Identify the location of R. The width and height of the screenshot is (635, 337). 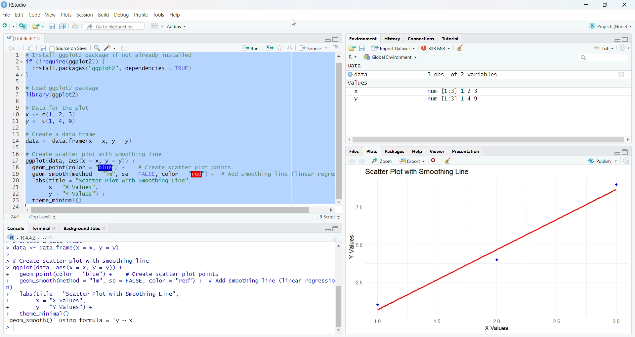
(352, 57).